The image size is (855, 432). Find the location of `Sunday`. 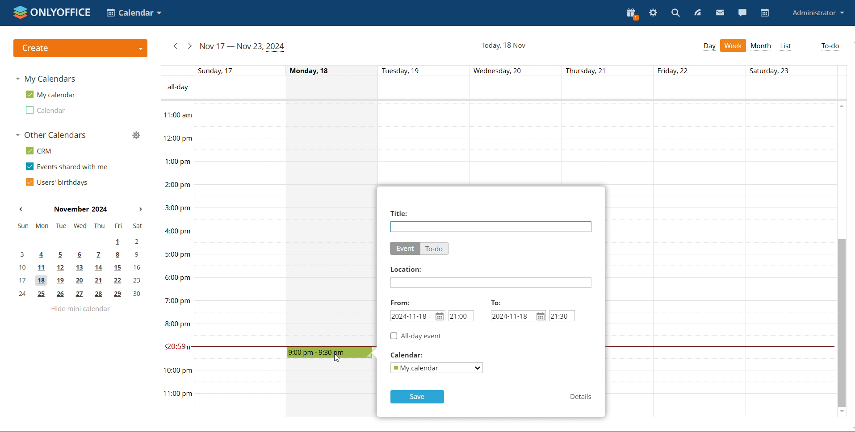

Sunday is located at coordinates (241, 259).